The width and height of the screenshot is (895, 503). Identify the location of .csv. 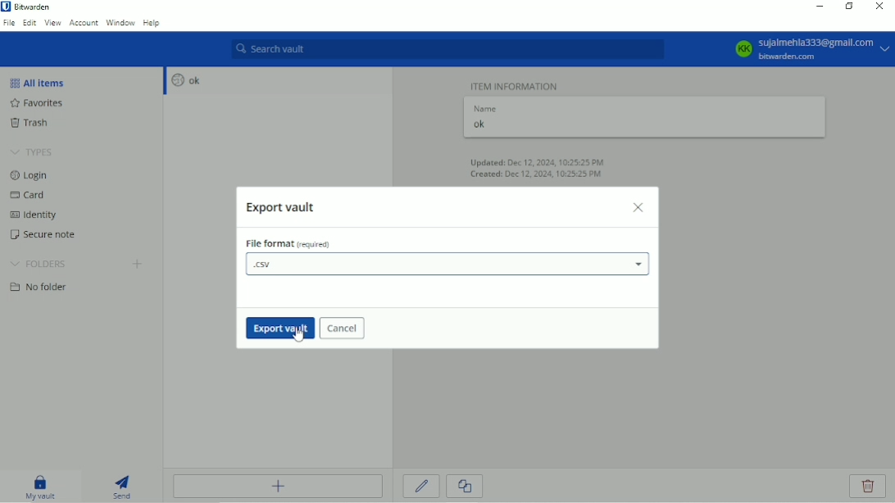
(447, 265).